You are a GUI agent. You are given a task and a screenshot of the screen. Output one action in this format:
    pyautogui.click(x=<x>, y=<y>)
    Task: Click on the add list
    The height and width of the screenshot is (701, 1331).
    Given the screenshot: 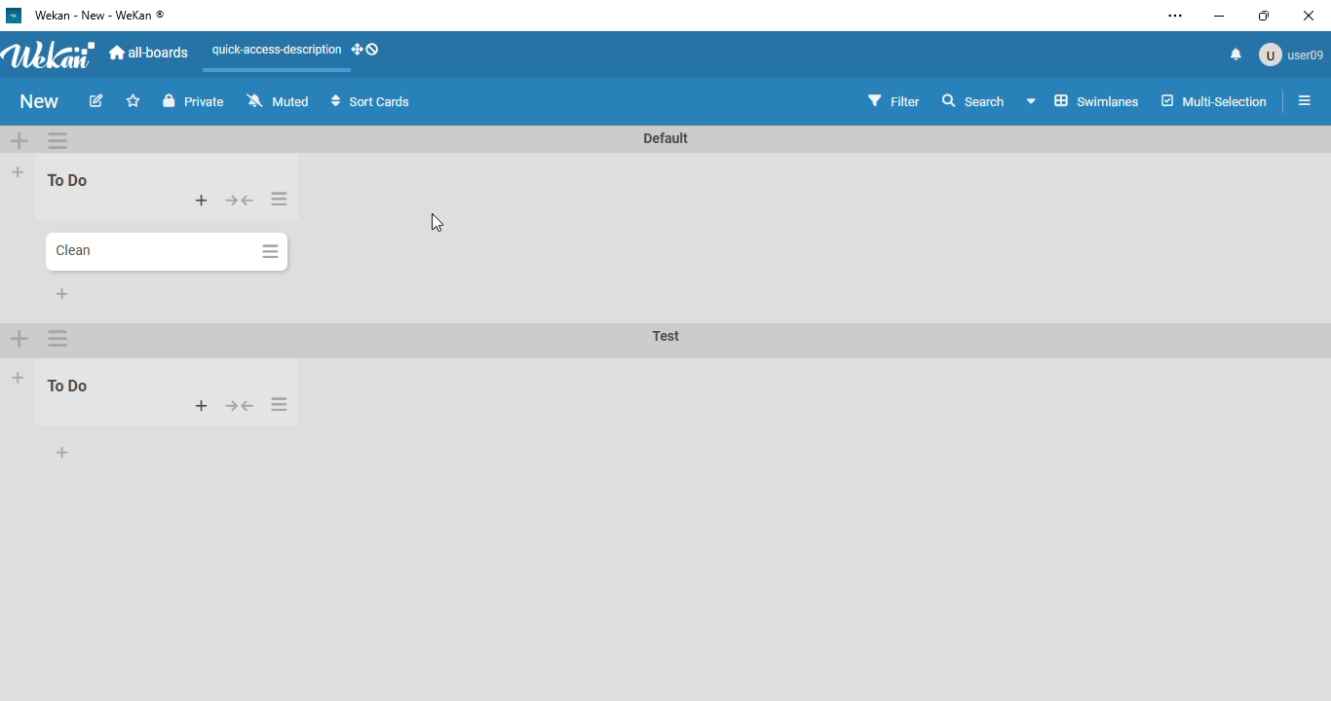 What is the action you would take?
    pyautogui.click(x=19, y=378)
    